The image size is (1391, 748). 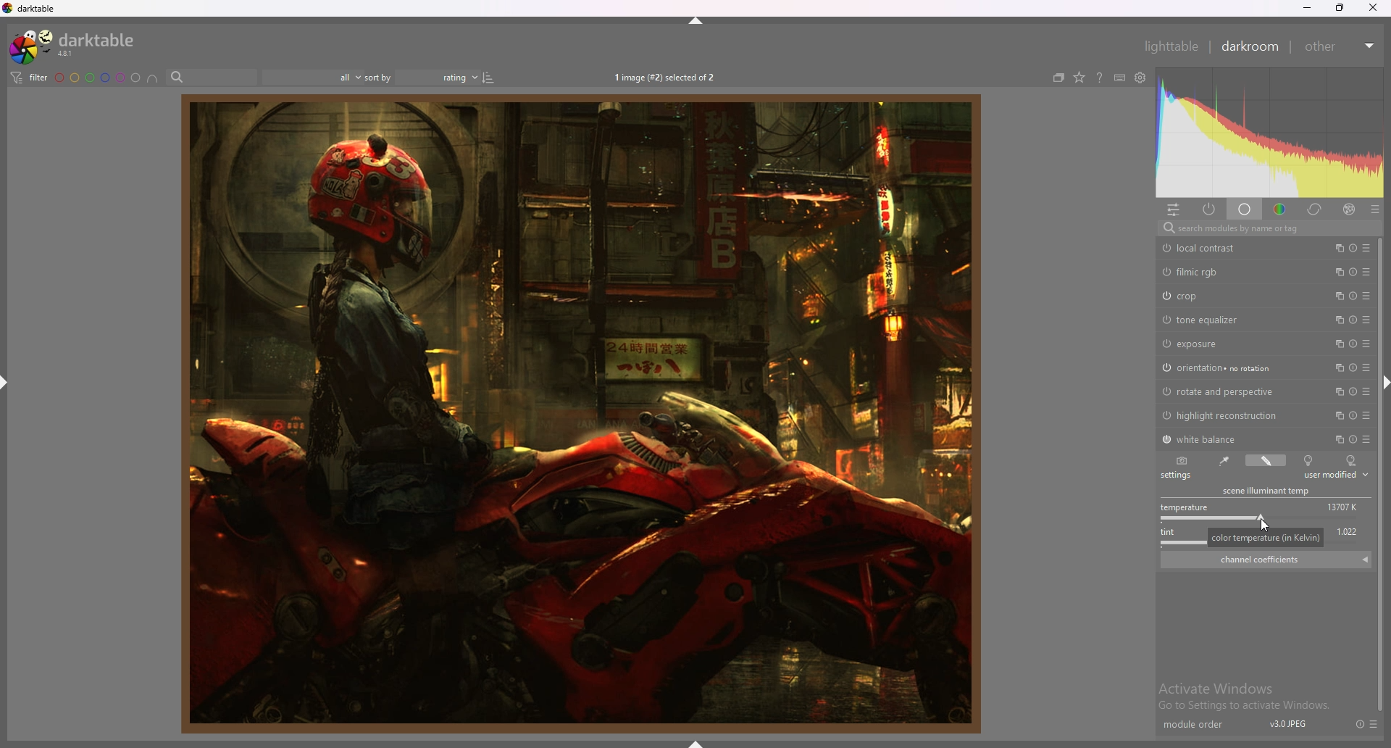 I want to click on tone equalizer, so click(x=1211, y=320).